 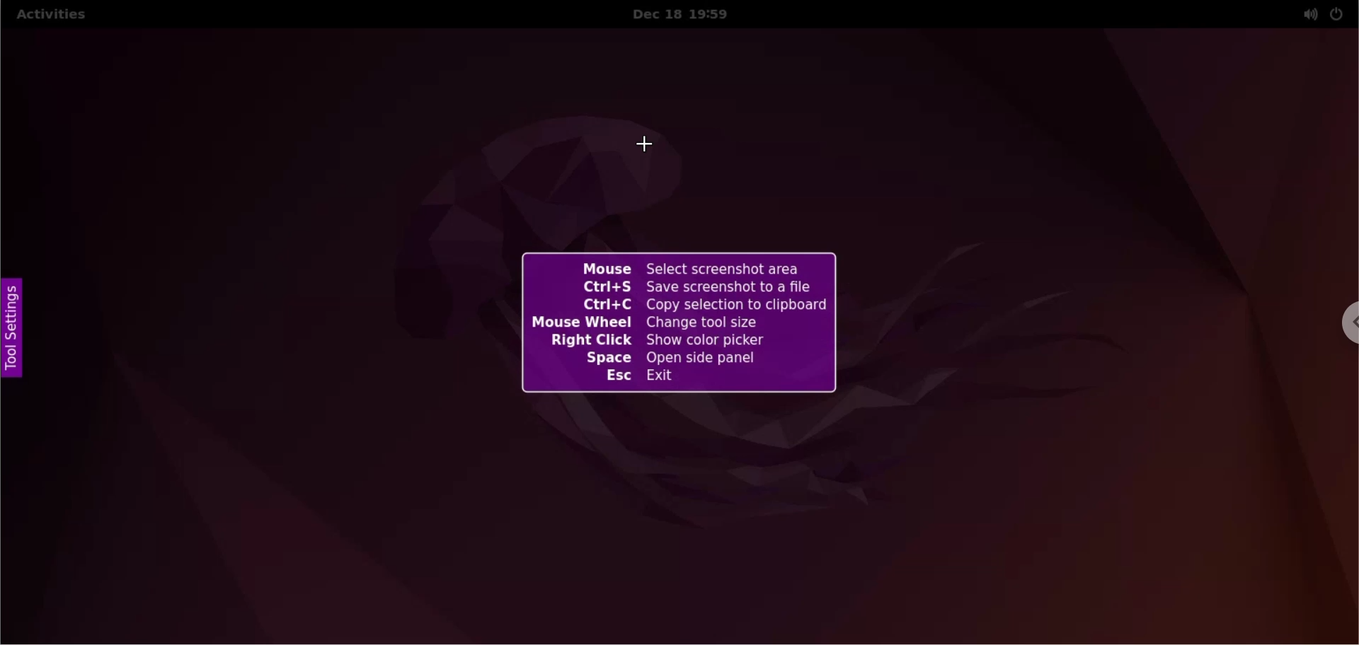 I want to click on tool settings, so click(x=12, y=332).